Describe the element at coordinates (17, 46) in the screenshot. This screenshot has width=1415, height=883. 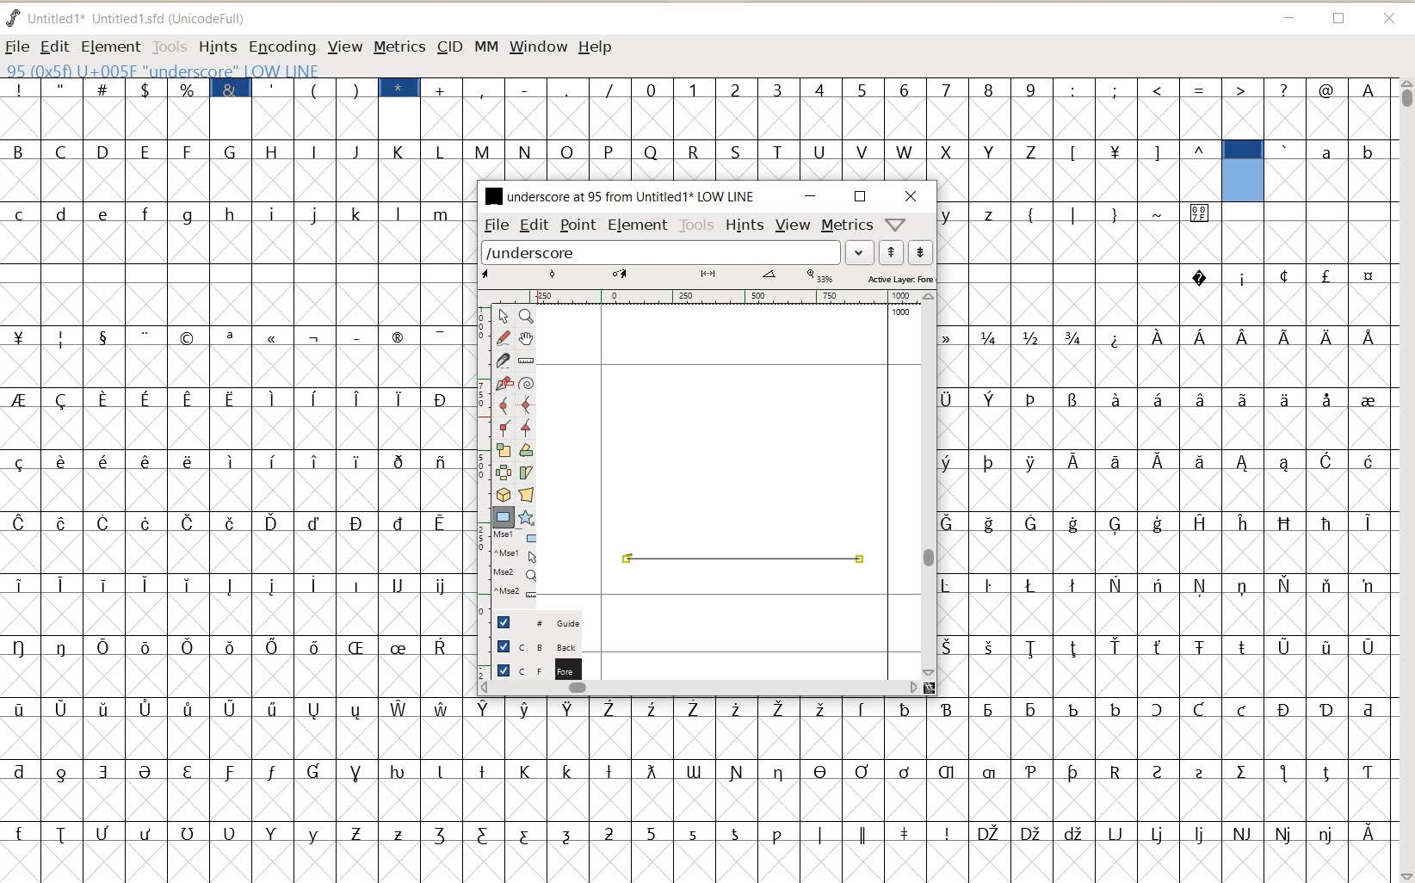
I see `FILE` at that location.